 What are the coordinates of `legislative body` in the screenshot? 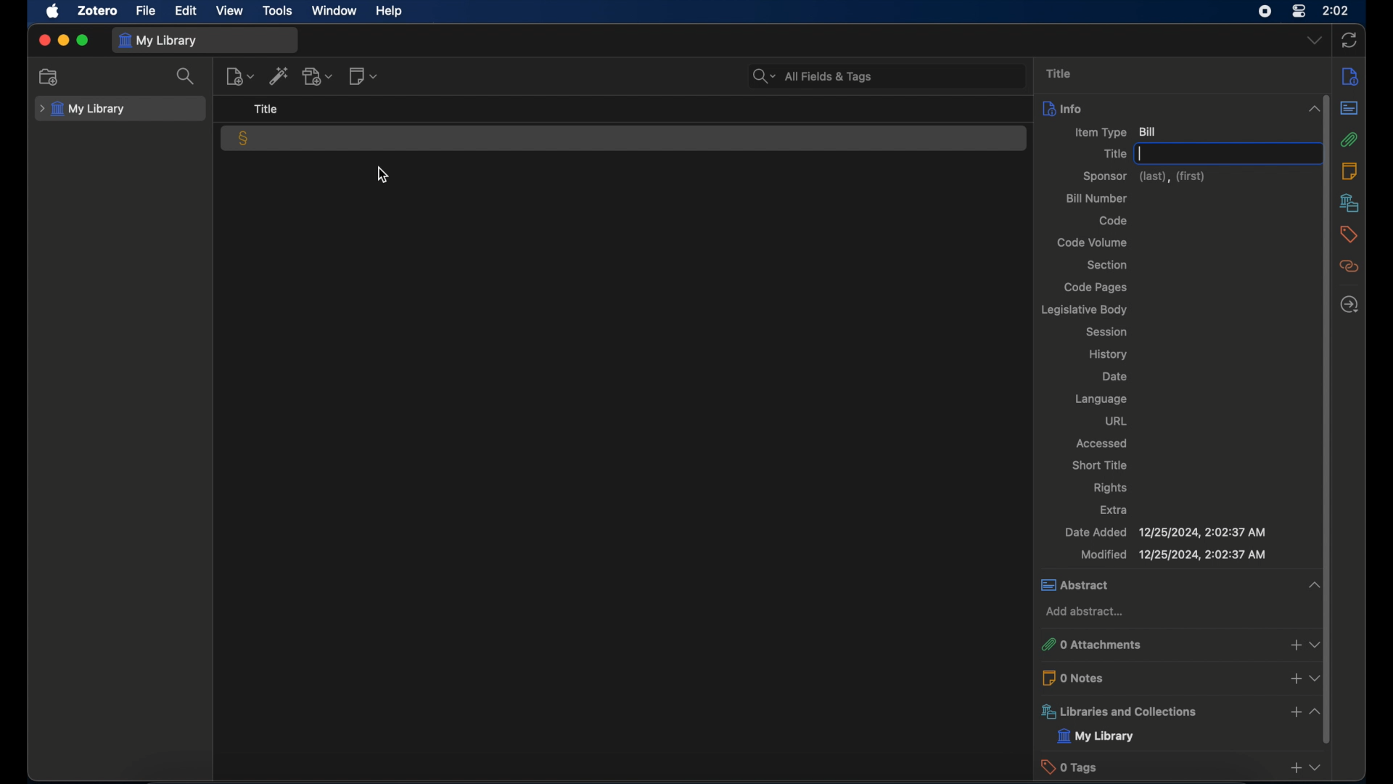 It's located at (1082, 310).